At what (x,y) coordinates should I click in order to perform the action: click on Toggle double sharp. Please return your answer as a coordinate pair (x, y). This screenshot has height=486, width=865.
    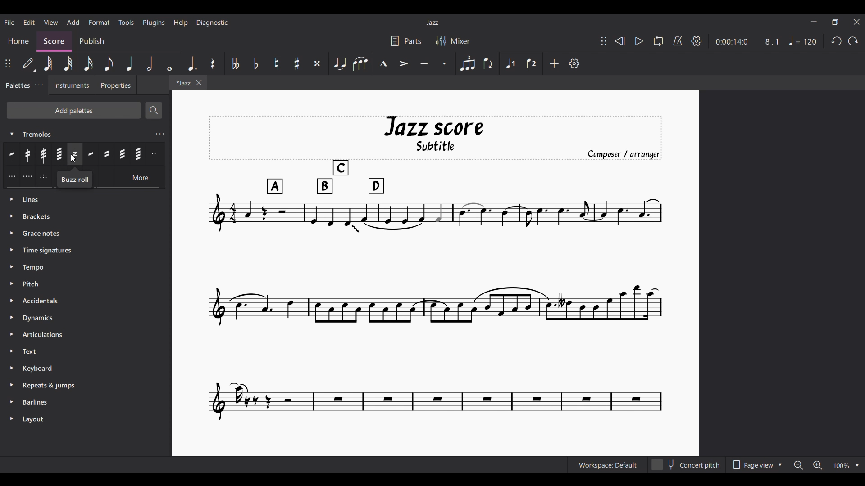
    Looking at the image, I should click on (317, 63).